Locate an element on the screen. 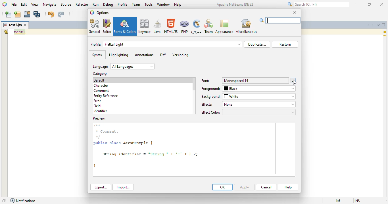 The width and height of the screenshot is (388, 204). the global variable "test1" is not declared. is located at coordinates (6, 32).